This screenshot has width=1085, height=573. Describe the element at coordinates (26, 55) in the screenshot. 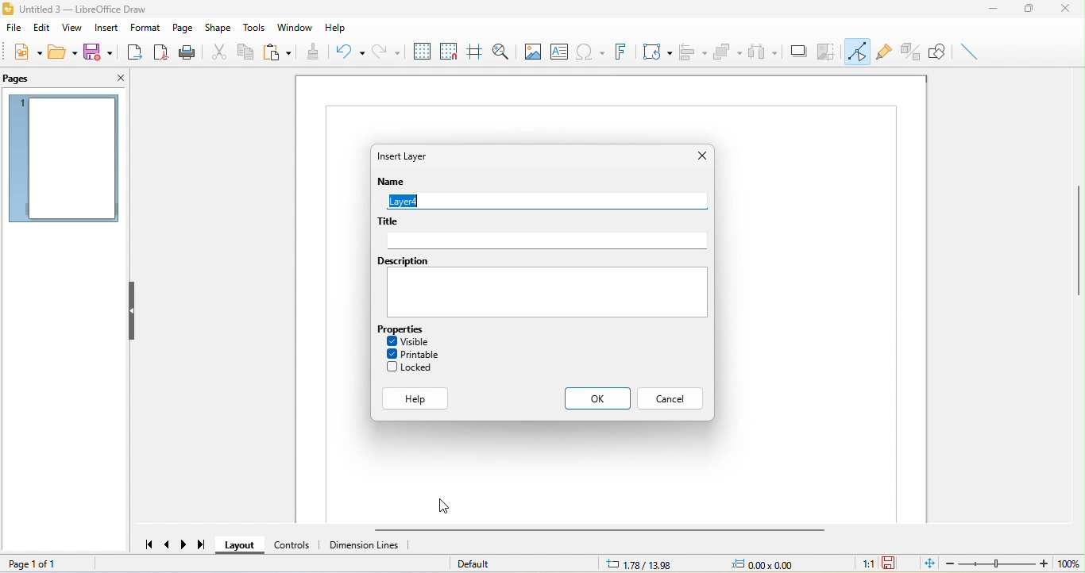

I see `new` at that location.